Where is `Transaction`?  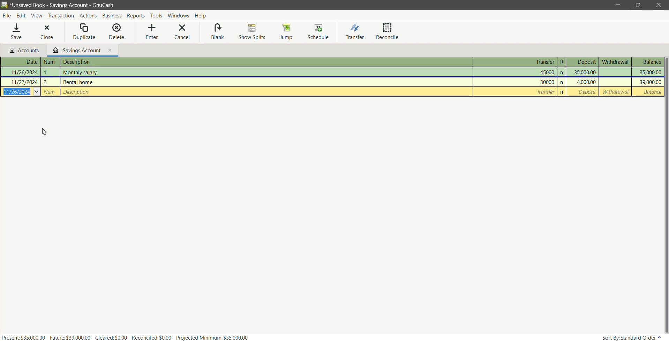
Transaction is located at coordinates (61, 15).